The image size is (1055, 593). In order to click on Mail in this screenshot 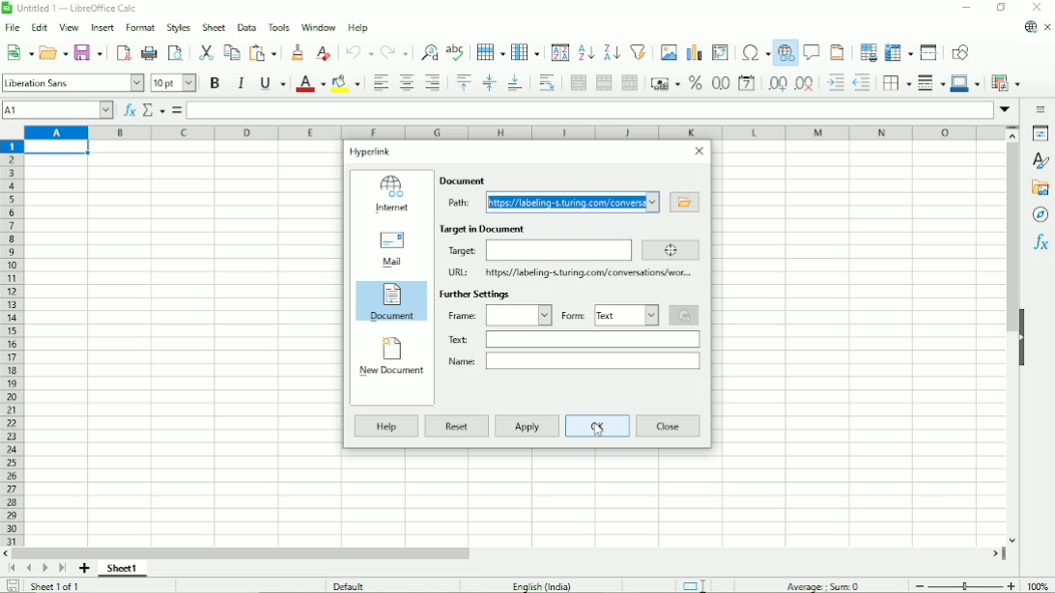, I will do `click(390, 248)`.